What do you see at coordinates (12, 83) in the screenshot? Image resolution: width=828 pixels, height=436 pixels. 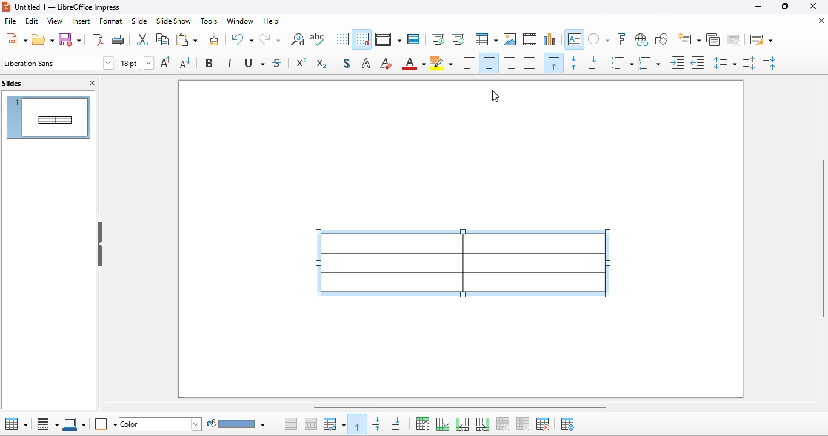 I see `slides` at bounding box center [12, 83].